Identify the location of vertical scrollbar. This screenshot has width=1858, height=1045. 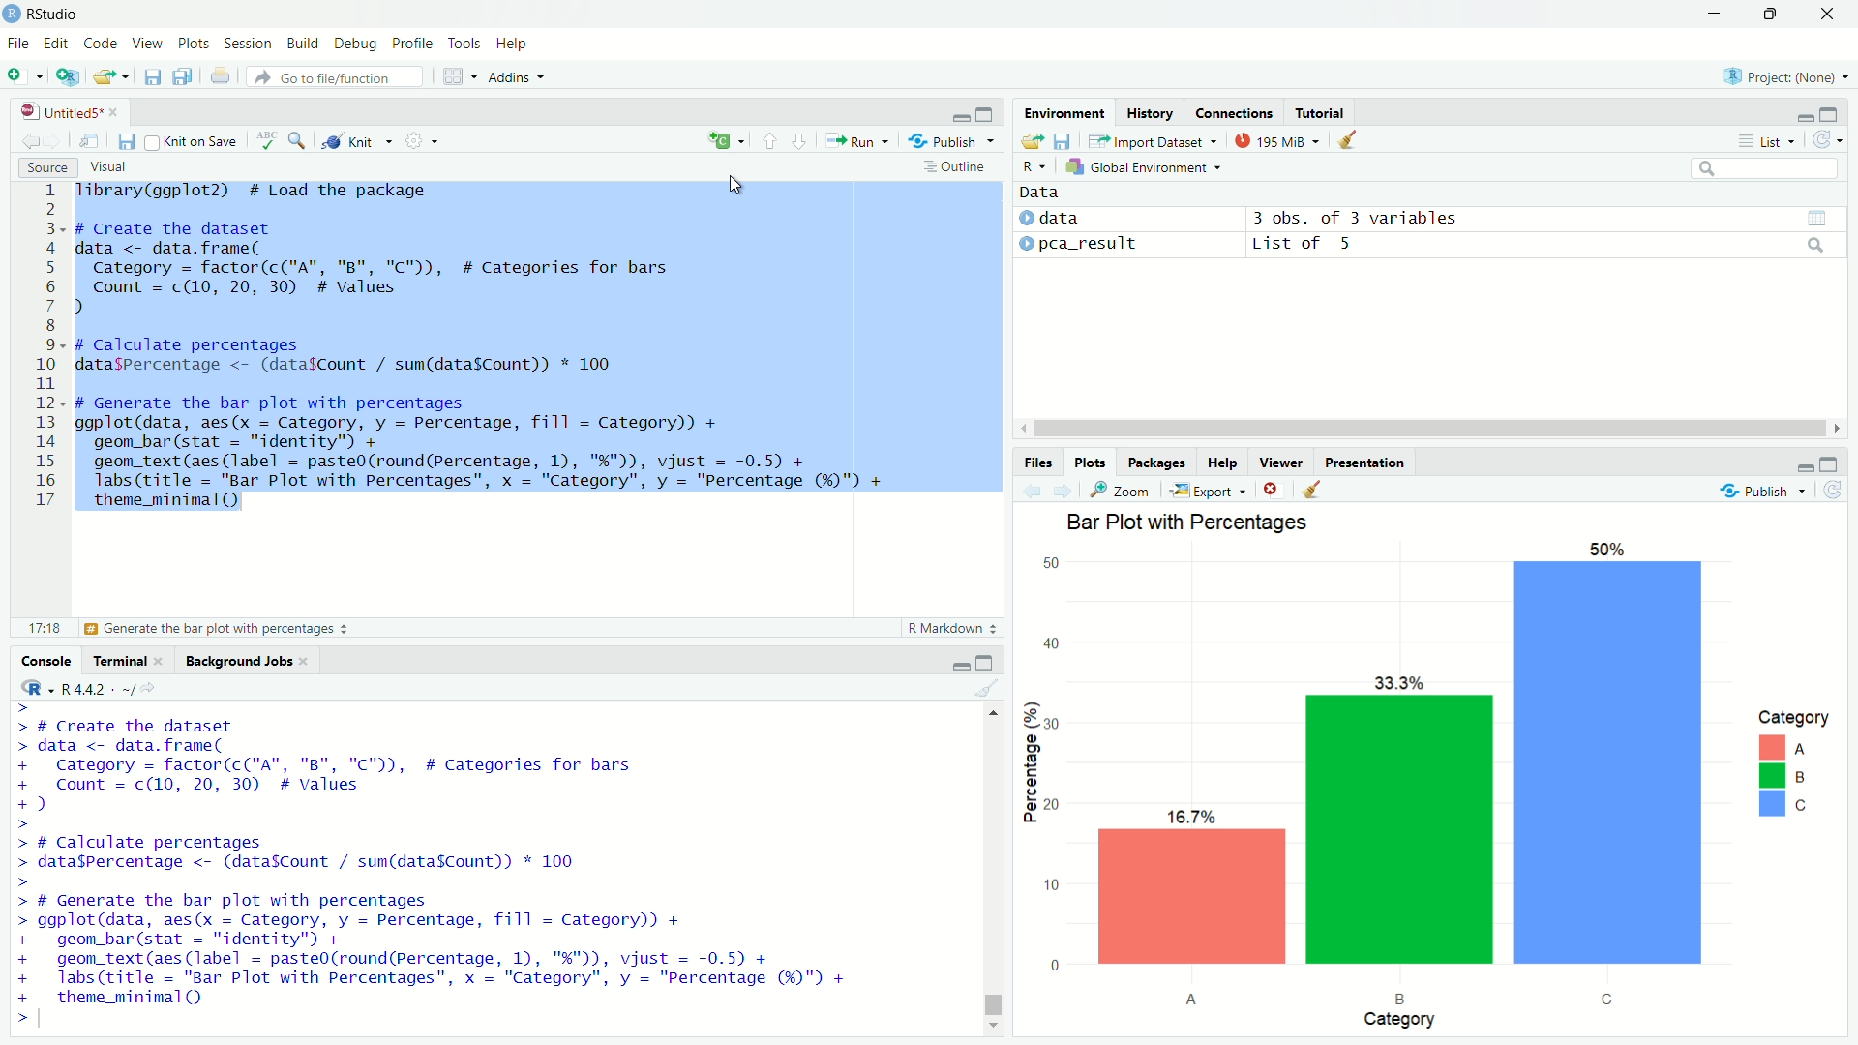
(990, 972).